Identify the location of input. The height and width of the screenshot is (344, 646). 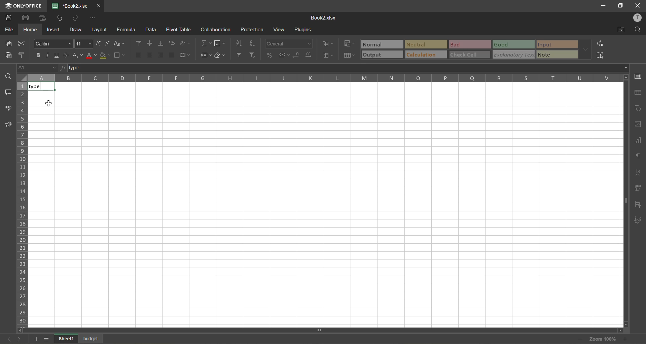
(555, 44).